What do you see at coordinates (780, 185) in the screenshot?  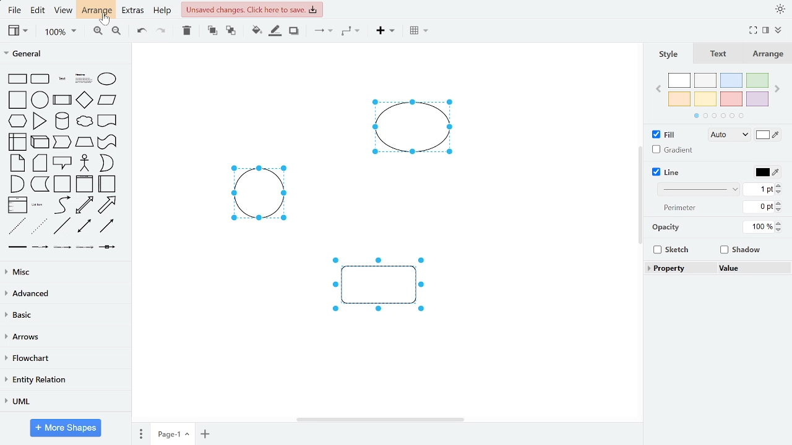 I see `increase line thickness` at bounding box center [780, 185].